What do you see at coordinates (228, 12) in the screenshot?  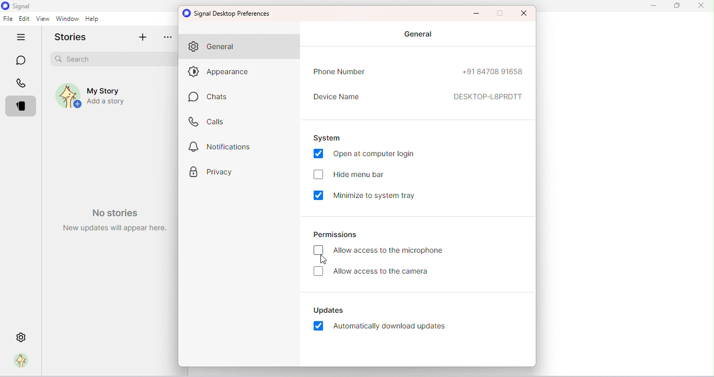 I see `Signal desktop preferences` at bounding box center [228, 12].